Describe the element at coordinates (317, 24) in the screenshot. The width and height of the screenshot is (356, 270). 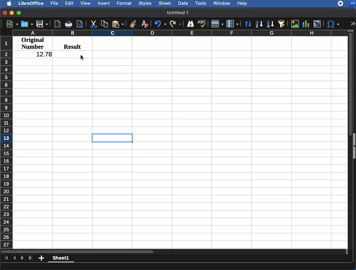
I see `Pivot table` at that location.